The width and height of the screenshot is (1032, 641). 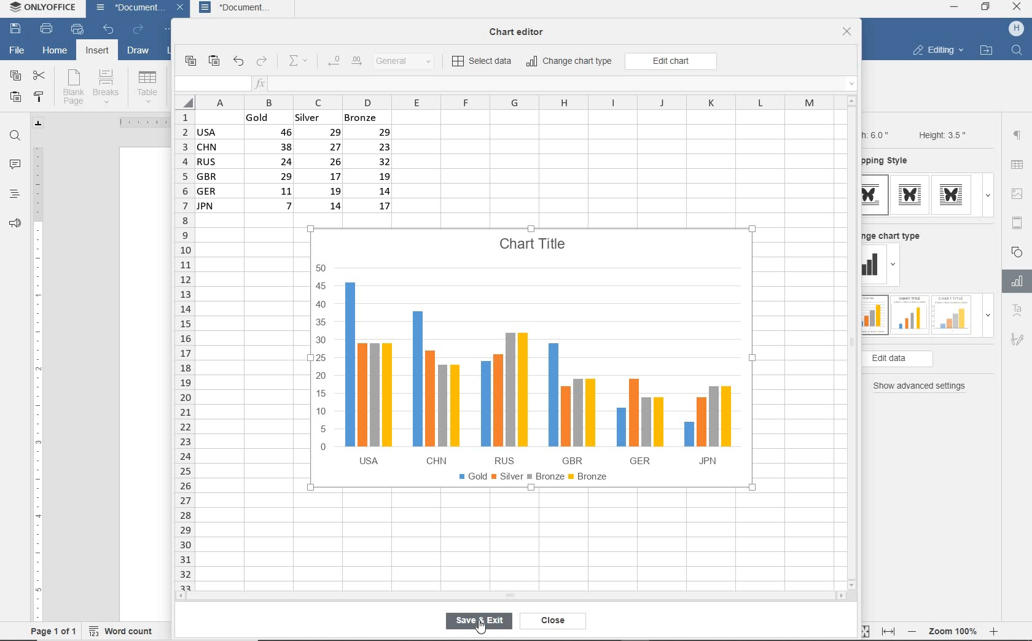 I want to click on system name, so click(x=45, y=10).